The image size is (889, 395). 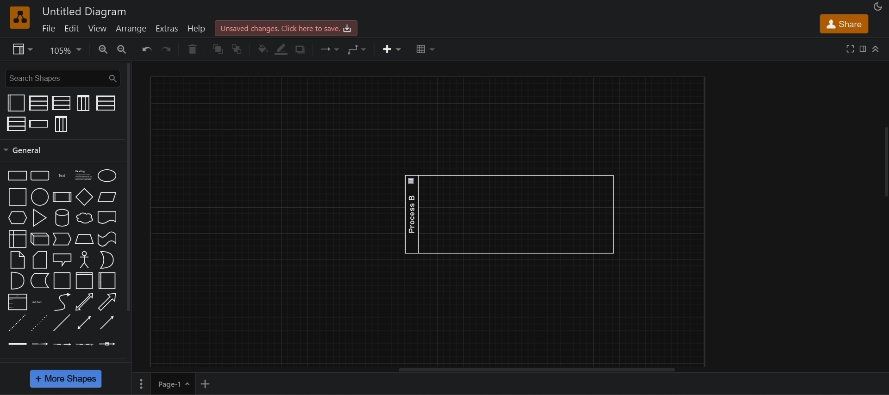 What do you see at coordinates (84, 239) in the screenshot?
I see `trapezoid` at bounding box center [84, 239].